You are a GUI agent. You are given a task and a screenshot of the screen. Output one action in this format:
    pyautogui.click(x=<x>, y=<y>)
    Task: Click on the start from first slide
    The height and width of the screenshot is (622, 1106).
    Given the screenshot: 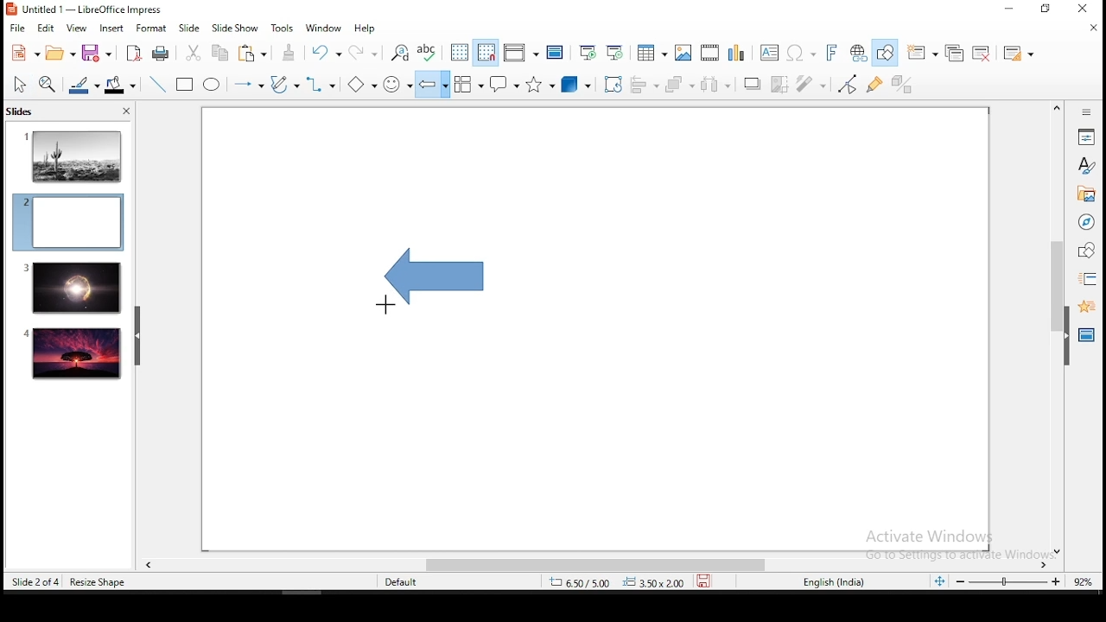 What is the action you would take?
    pyautogui.click(x=588, y=53)
    